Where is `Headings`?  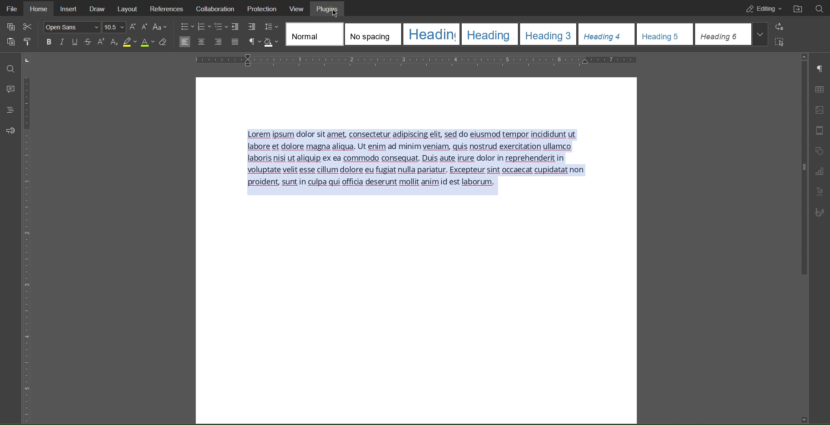 Headings is located at coordinates (8, 110).